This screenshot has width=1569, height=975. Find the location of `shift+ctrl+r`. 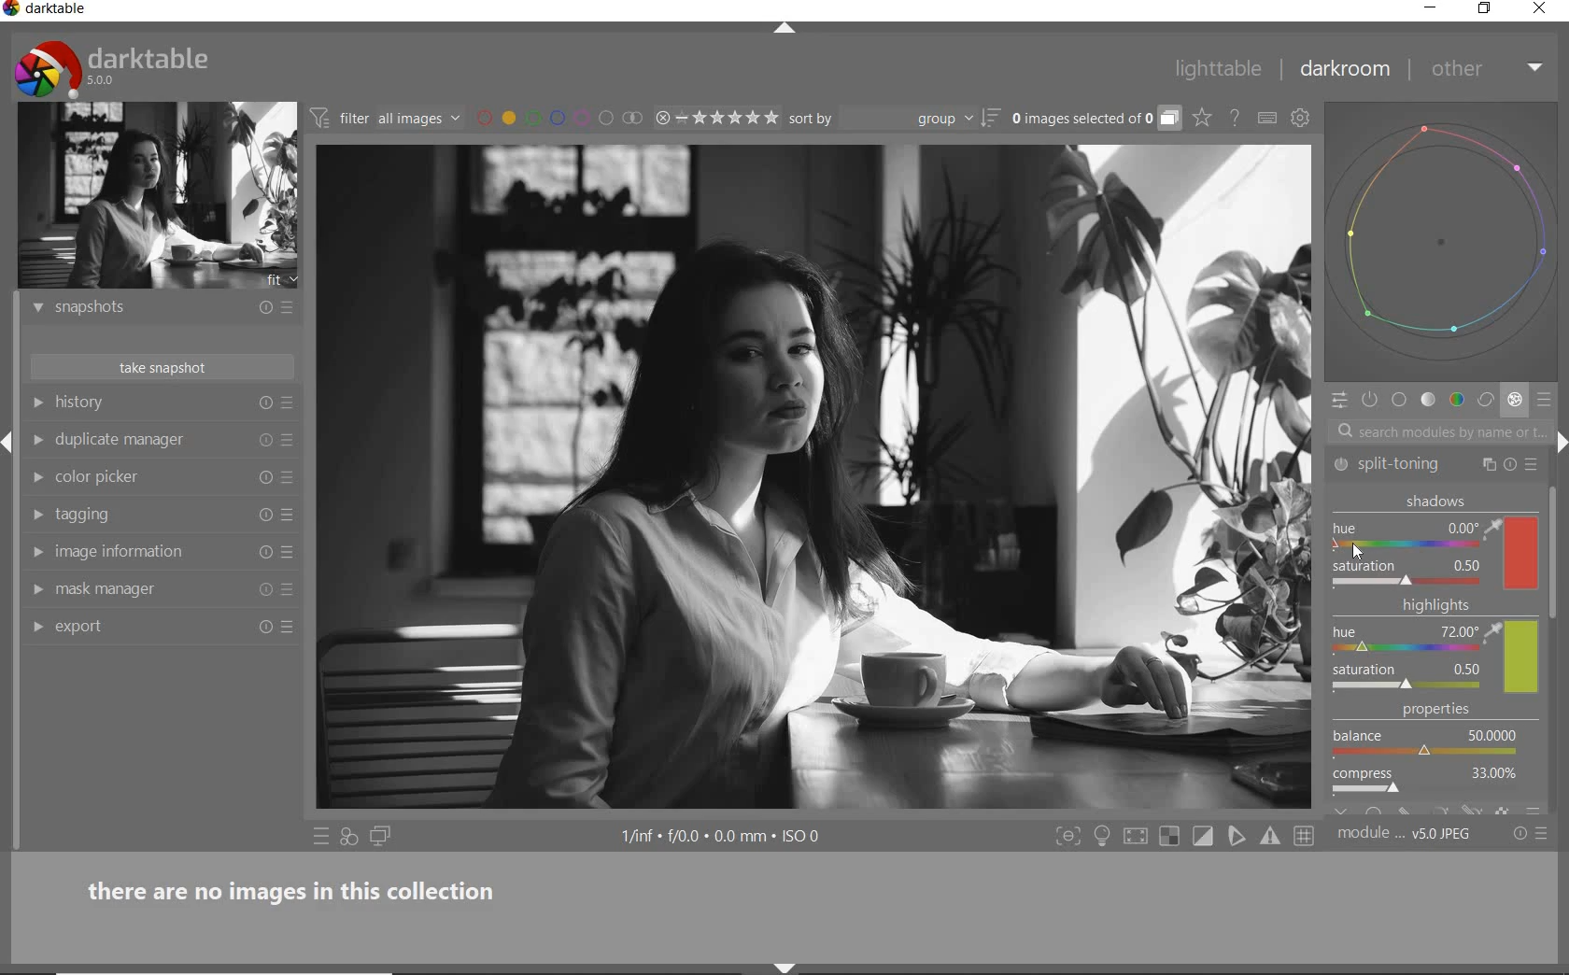

shift+ctrl+r is located at coordinates (1560, 436).